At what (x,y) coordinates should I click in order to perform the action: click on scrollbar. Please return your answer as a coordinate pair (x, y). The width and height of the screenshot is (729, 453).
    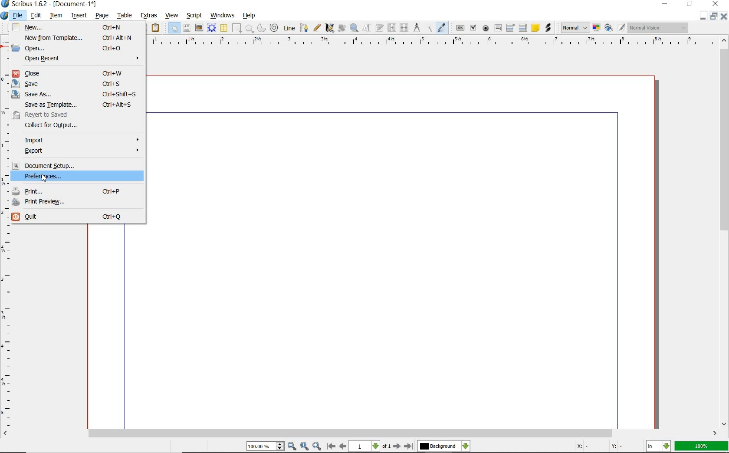
    Looking at the image, I should click on (725, 232).